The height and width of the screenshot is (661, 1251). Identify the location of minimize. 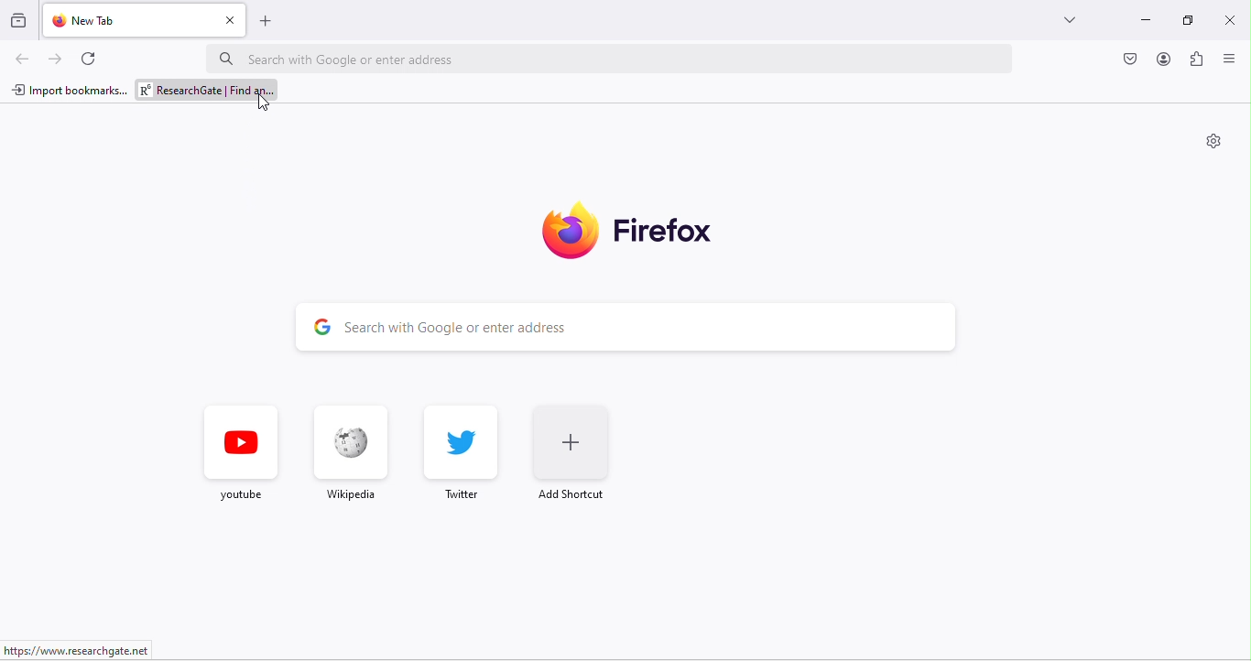
(1141, 22).